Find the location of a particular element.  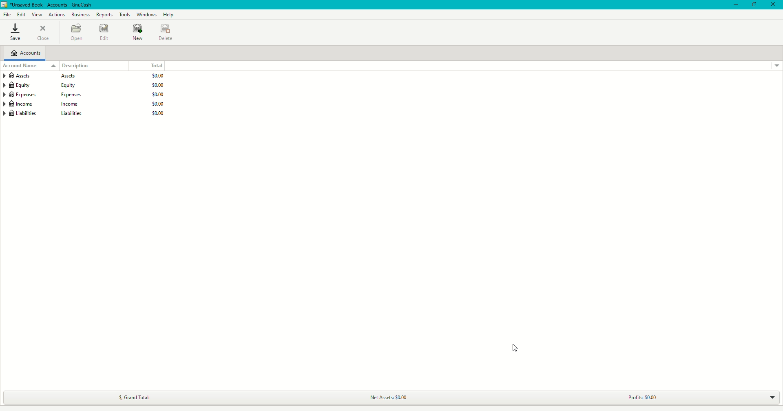

logo is located at coordinates (5, 4).